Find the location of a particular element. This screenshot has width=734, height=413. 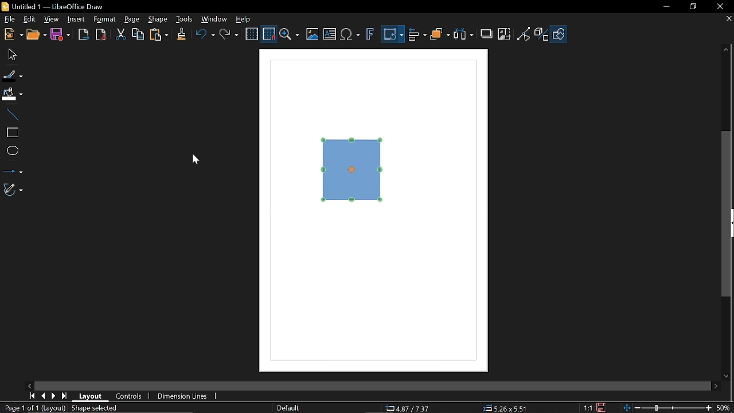

Insert equation is located at coordinates (350, 35).